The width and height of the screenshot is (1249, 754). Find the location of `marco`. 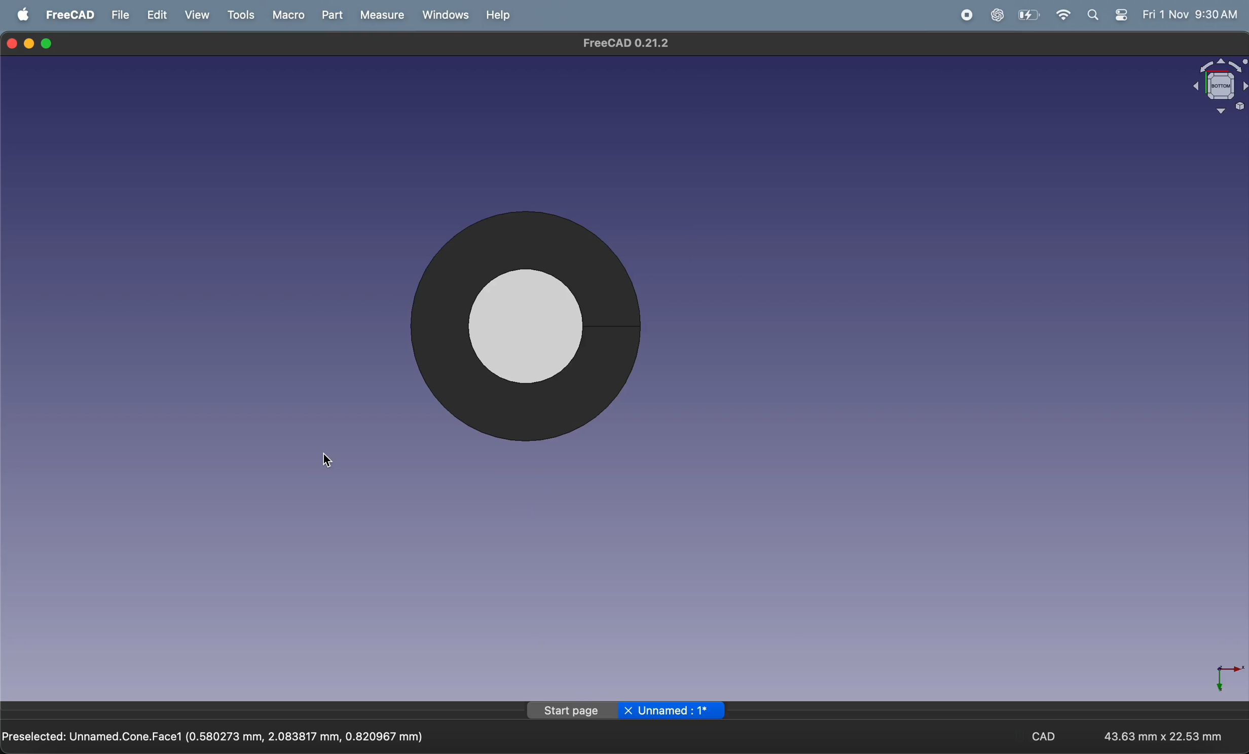

marco is located at coordinates (284, 14).